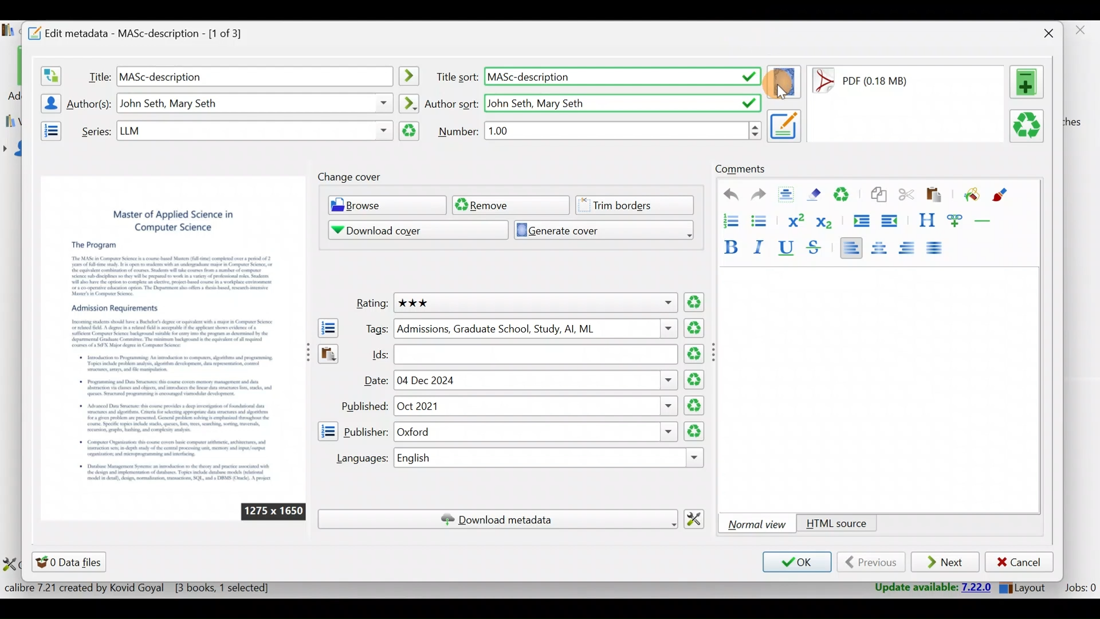 This screenshot has height=619, width=1100. What do you see at coordinates (97, 75) in the screenshot?
I see `Title` at bounding box center [97, 75].